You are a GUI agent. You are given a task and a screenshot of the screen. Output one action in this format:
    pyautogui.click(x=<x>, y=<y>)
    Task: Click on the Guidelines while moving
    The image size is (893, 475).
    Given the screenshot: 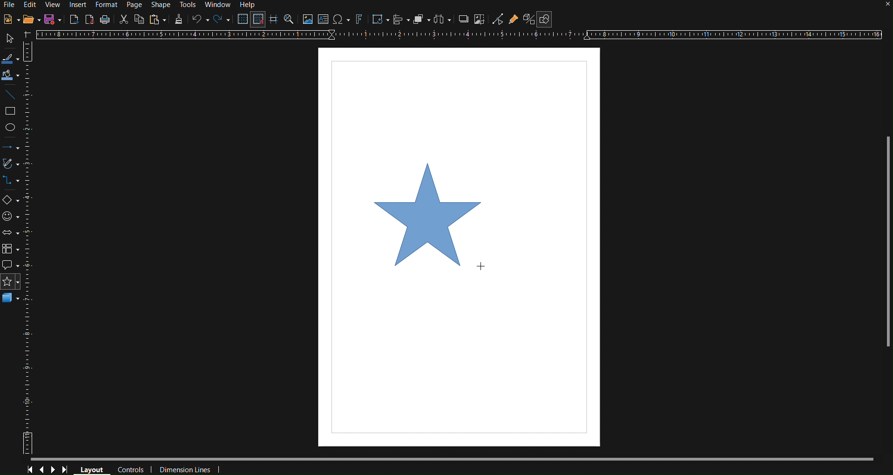 What is the action you would take?
    pyautogui.click(x=274, y=20)
    